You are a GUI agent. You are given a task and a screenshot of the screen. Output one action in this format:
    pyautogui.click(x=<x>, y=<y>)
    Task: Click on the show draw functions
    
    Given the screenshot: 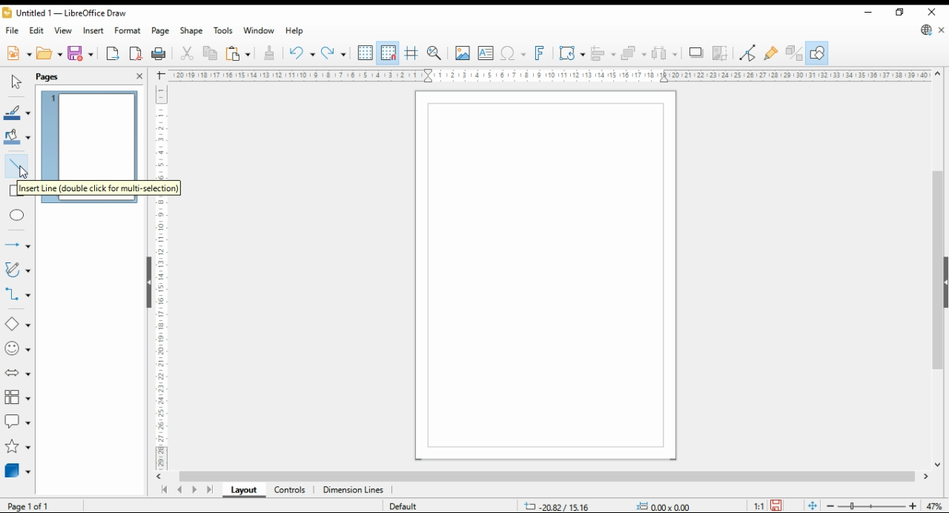 What is the action you would take?
    pyautogui.click(x=817, y=53)
    